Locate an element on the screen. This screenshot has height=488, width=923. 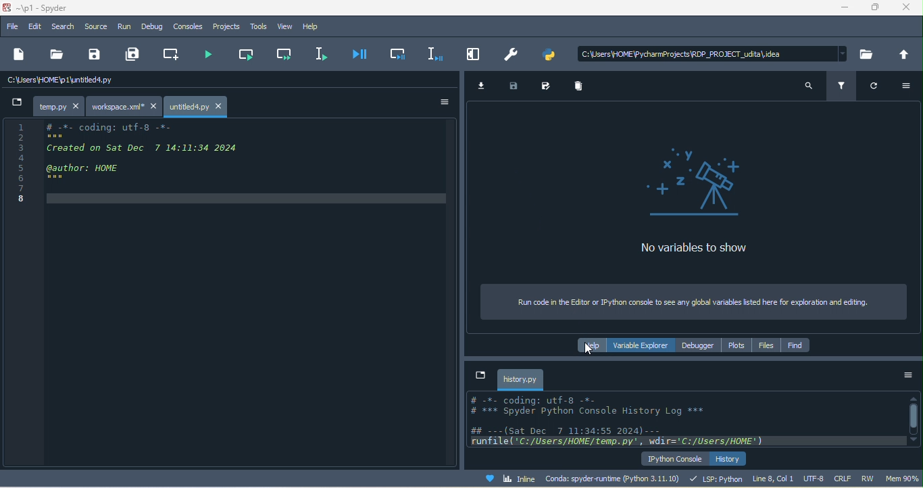
line 8 col 1 is located at coordinates (775, 479).